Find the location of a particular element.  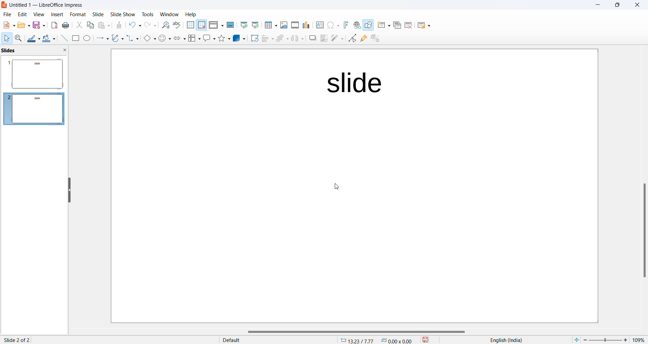

slide 2 of 2 is located at coordinates (18, 339).